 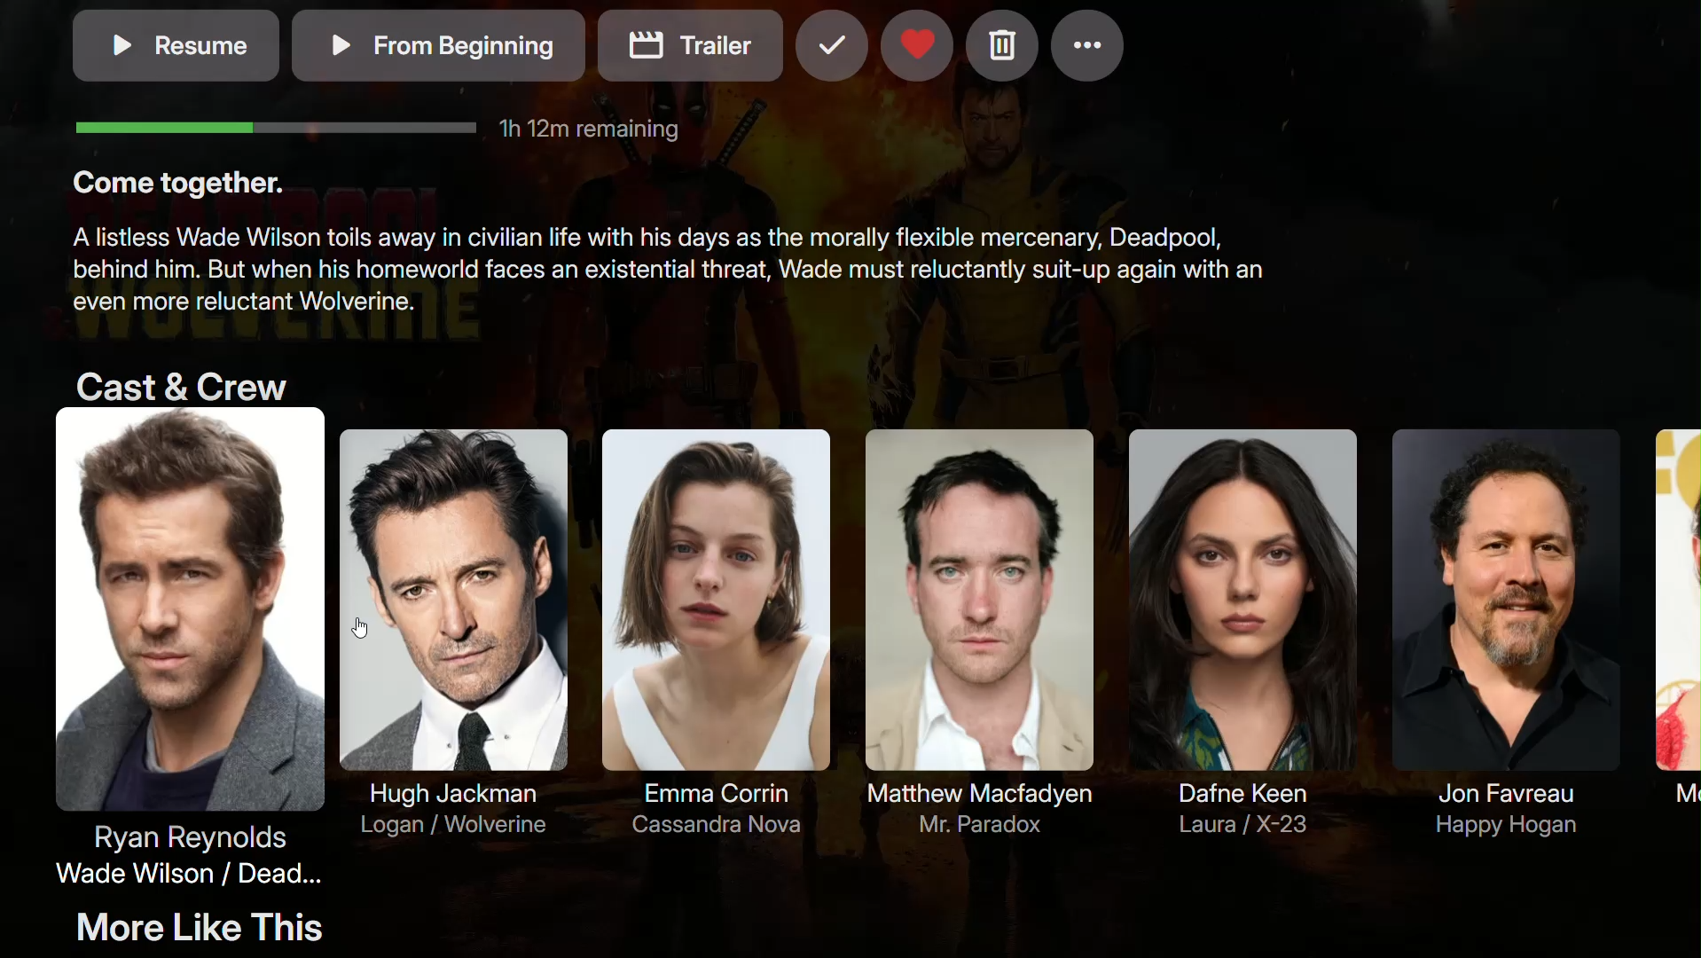 I want to click on Options, so click(x=1089, y=47).